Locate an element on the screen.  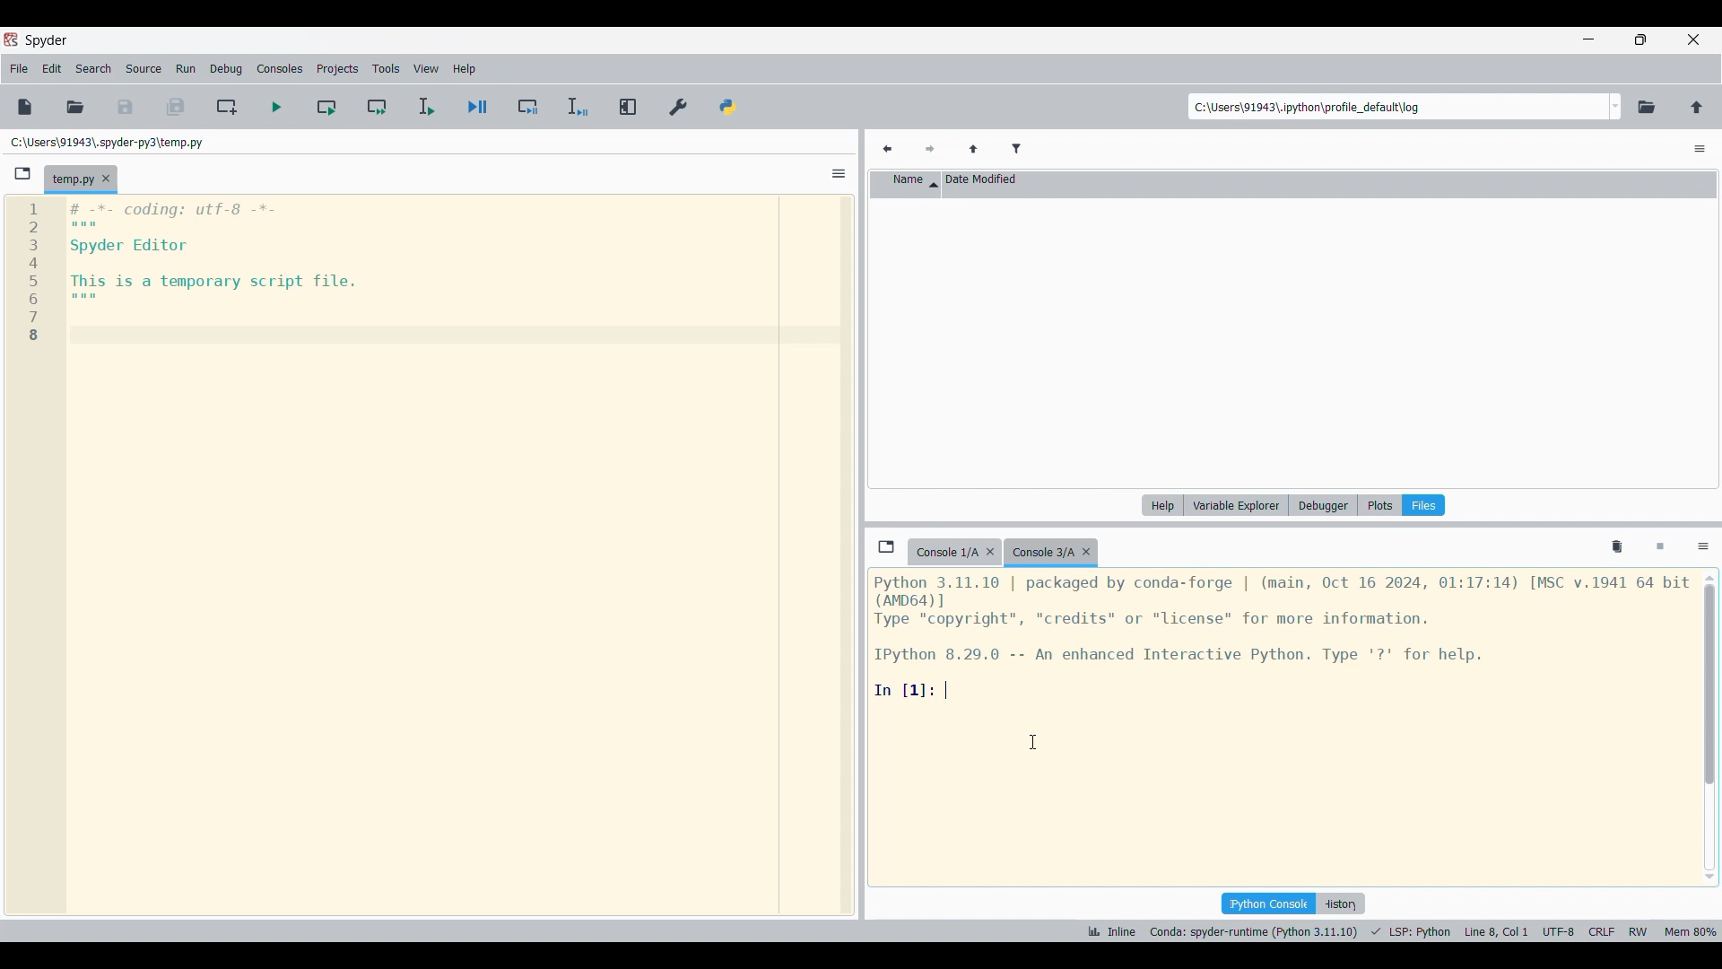
Location changed is located at coordinates (1306, 107).